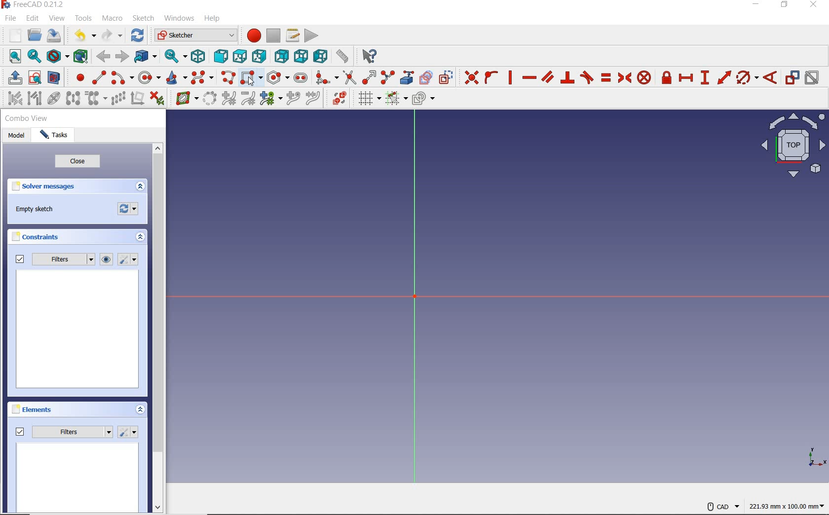  I want to click on expand, so click(139, 238).